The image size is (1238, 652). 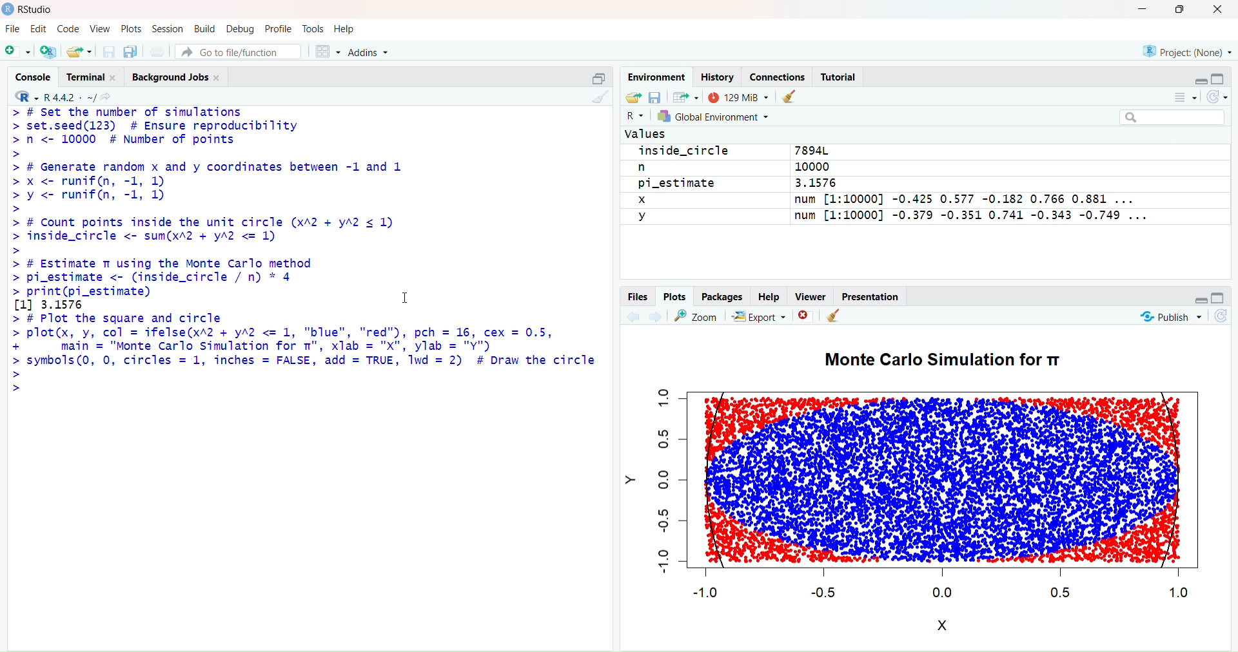 What do you see at coordinates (107, 50) in the screenshot?
I see `Save current document (Ctrl + S)` at bounding box center [107, 50].